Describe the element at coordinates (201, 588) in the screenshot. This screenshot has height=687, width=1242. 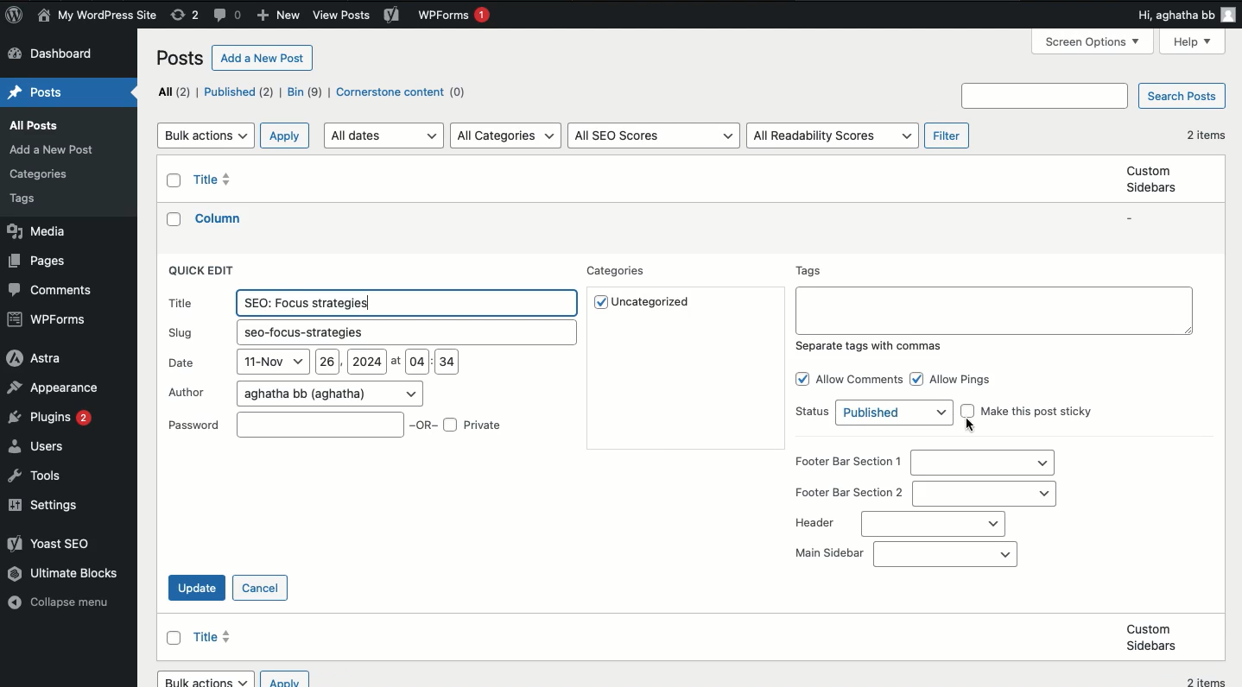
I see `Update` at that location.